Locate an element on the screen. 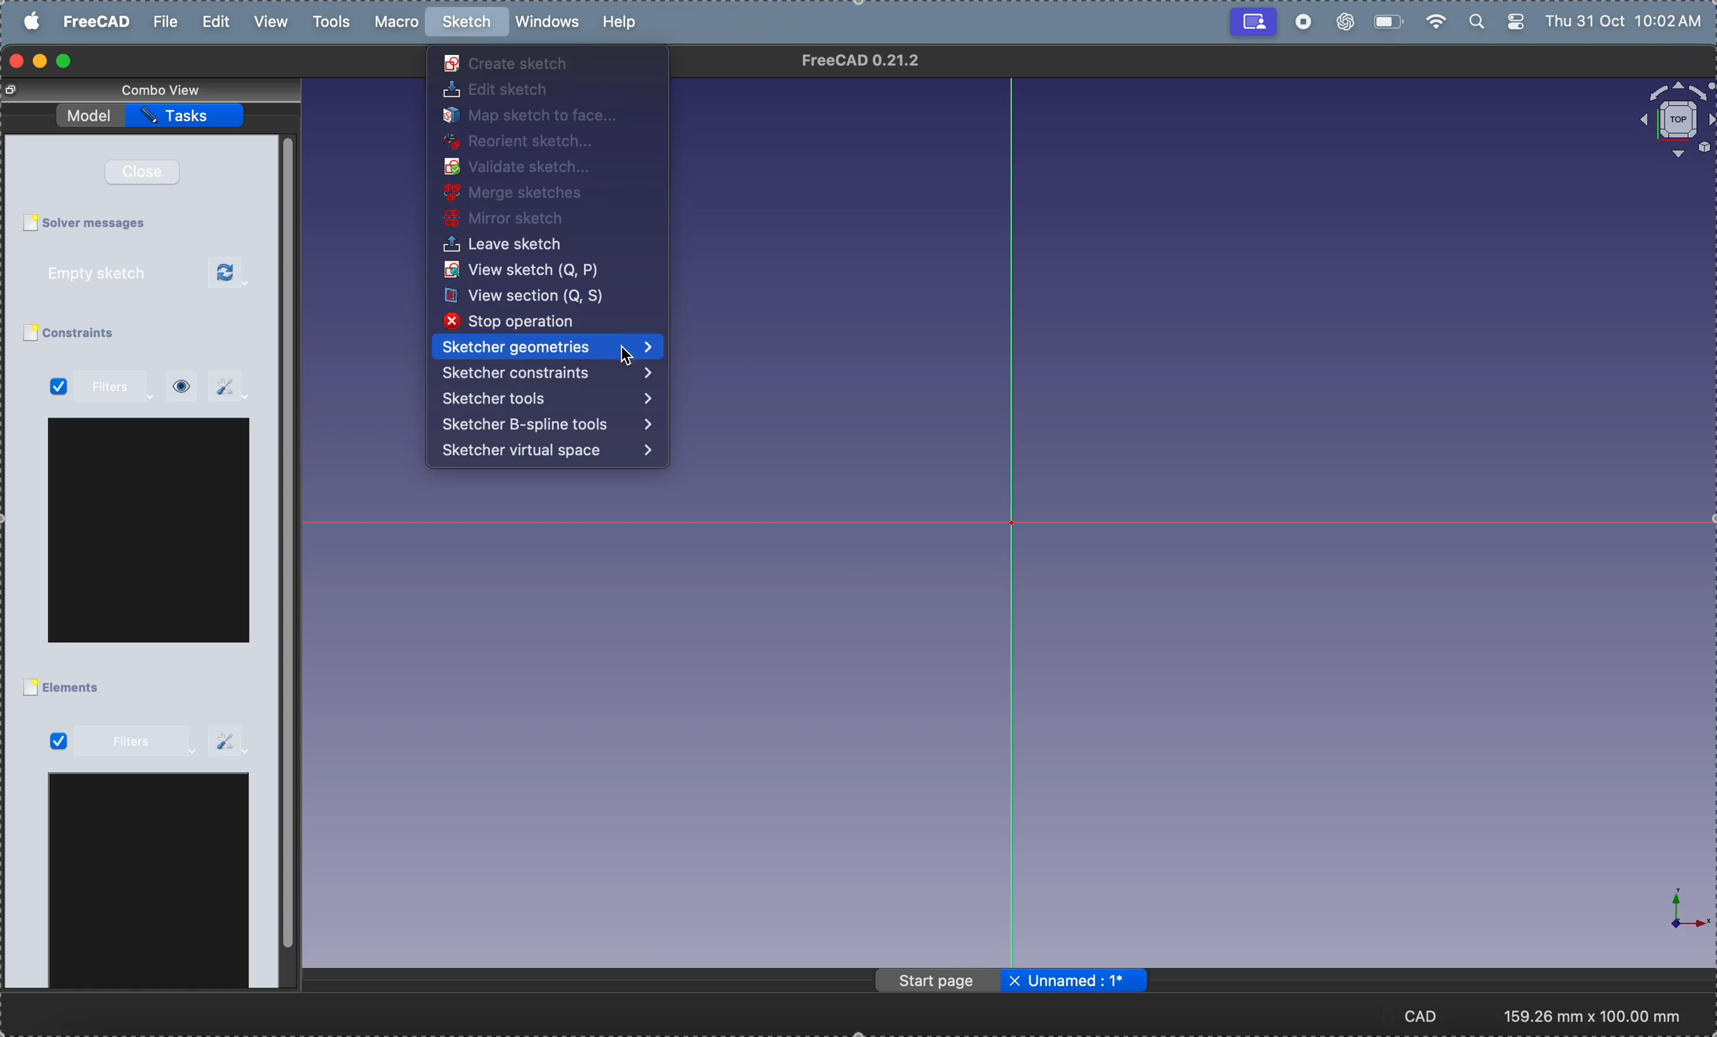  filters is located at coordinates (118, 387).